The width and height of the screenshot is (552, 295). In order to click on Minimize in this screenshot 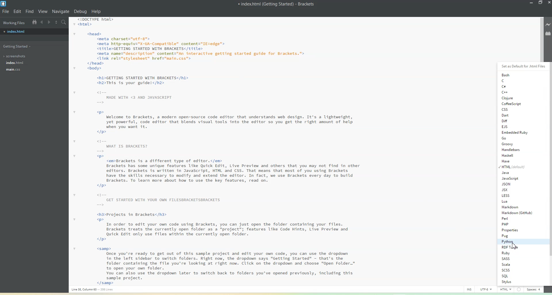, I will do `click(532, 3)`.